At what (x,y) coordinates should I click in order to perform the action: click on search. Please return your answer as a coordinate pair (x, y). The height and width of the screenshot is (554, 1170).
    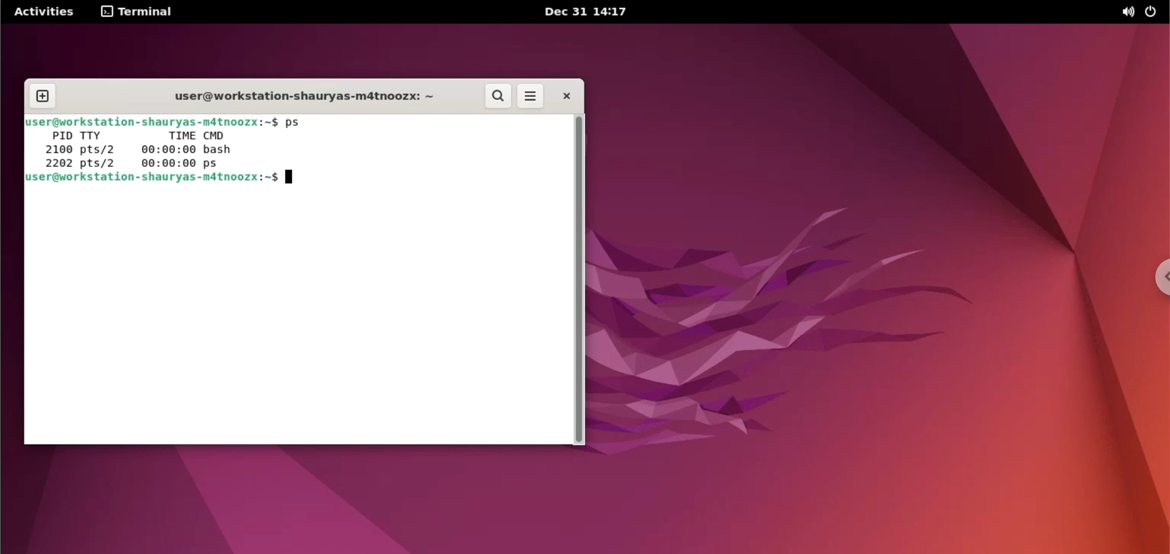
    Looking at the image, I should click on (497, 97).